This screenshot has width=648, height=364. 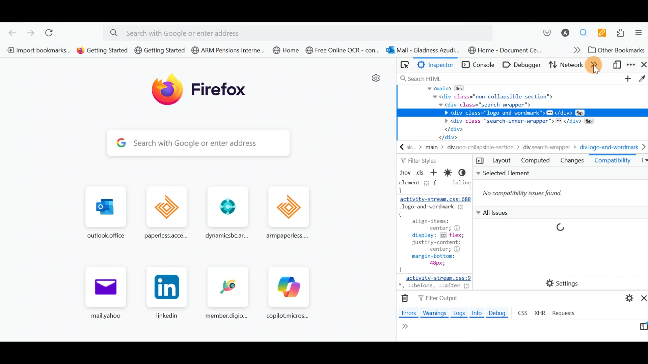 I want to click on Network, so click(x=565, y=66).